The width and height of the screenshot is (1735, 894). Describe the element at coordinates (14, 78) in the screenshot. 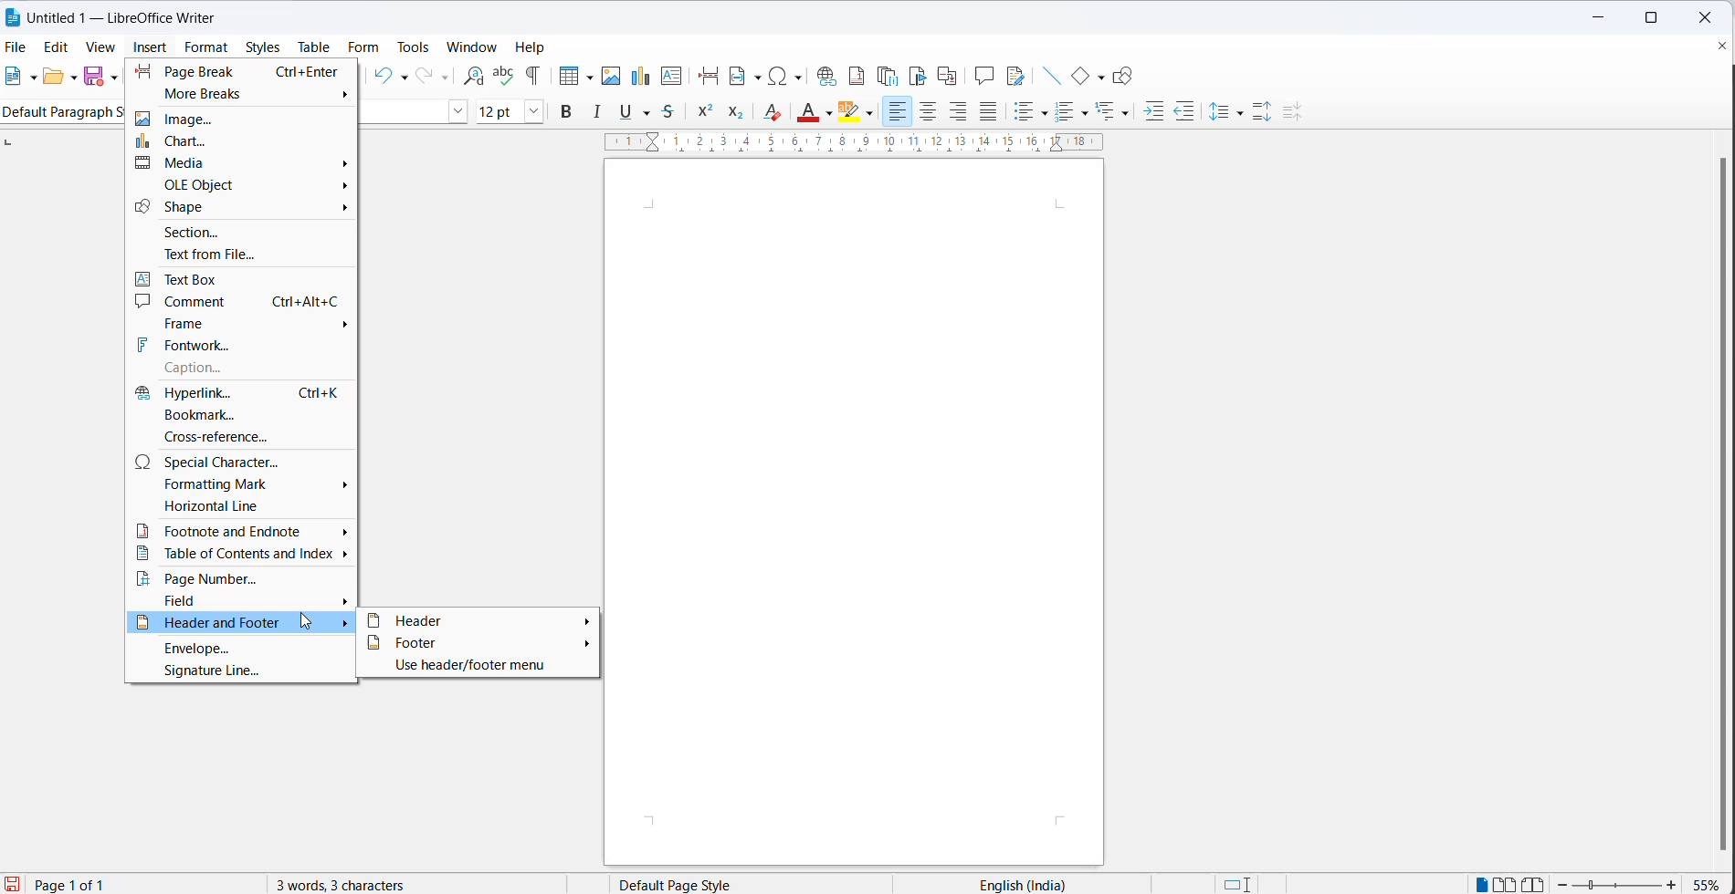

I see `new file` at that location.